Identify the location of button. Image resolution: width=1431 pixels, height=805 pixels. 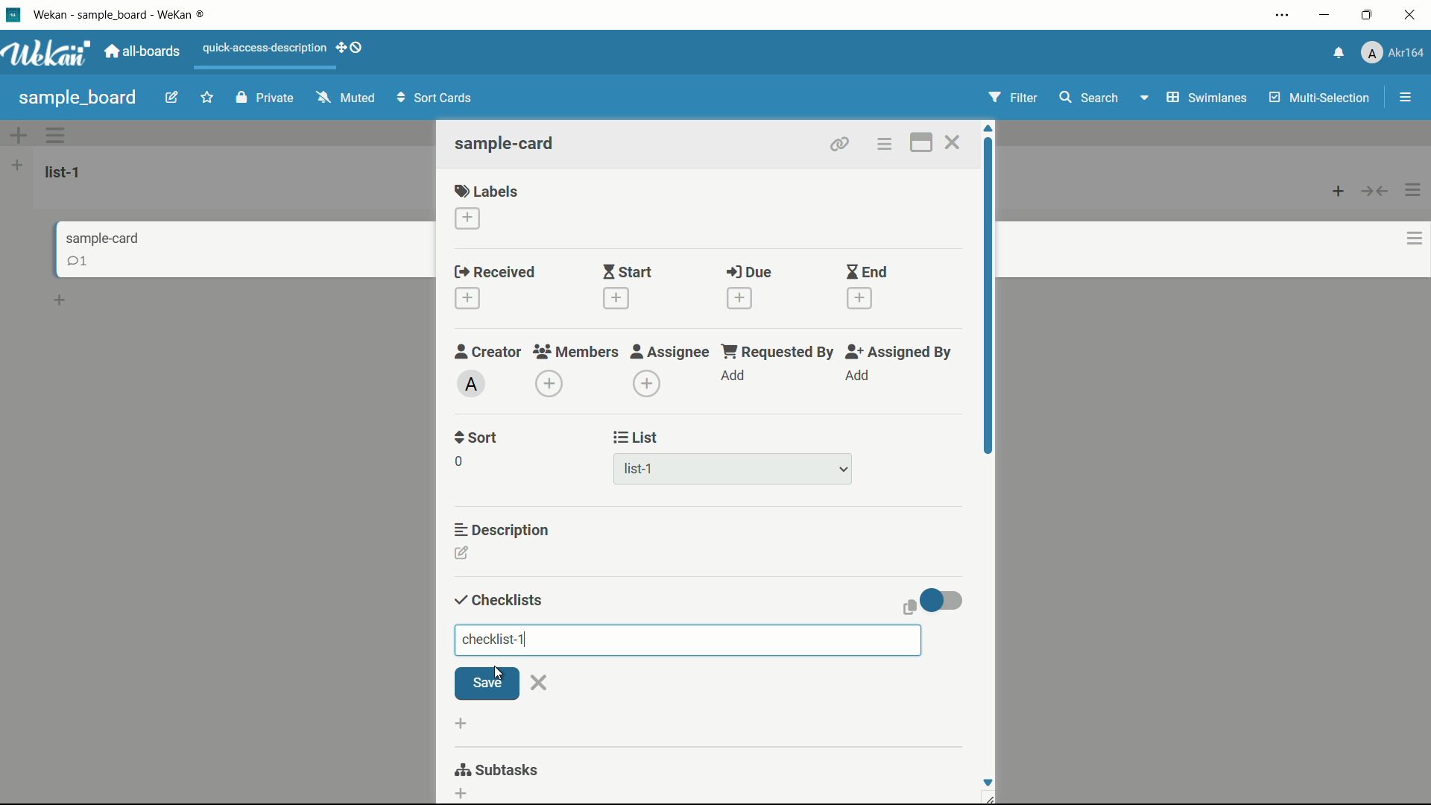
(1379, 190).